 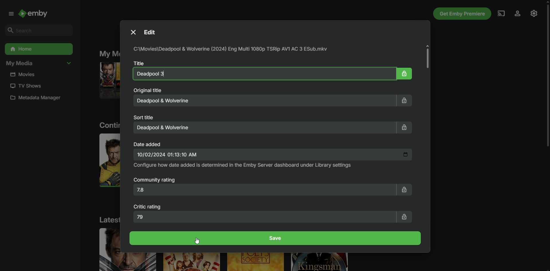 I want to click on Deadpool and Wolverine, so click(x=262, y=73).